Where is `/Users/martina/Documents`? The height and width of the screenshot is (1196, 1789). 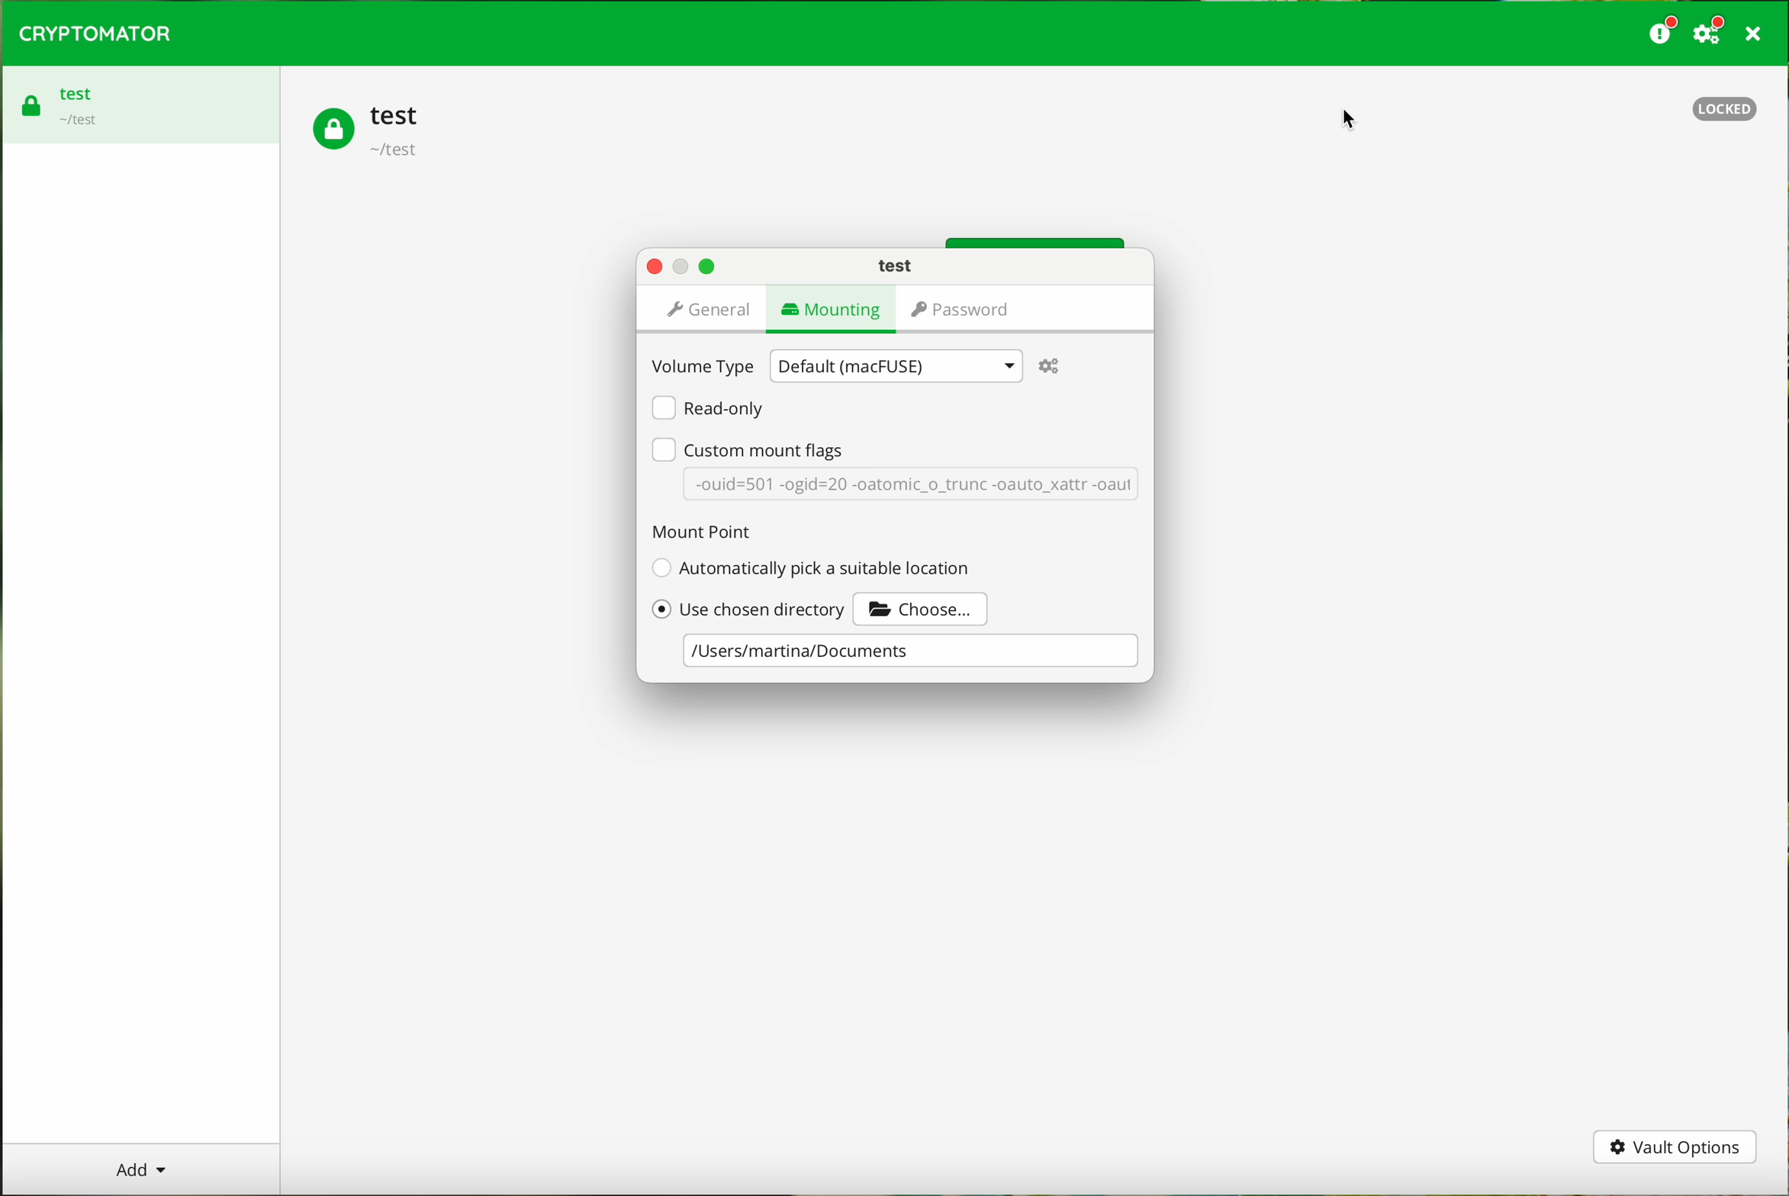 /Users/martina/Documents is located at coordinates (909, 652).